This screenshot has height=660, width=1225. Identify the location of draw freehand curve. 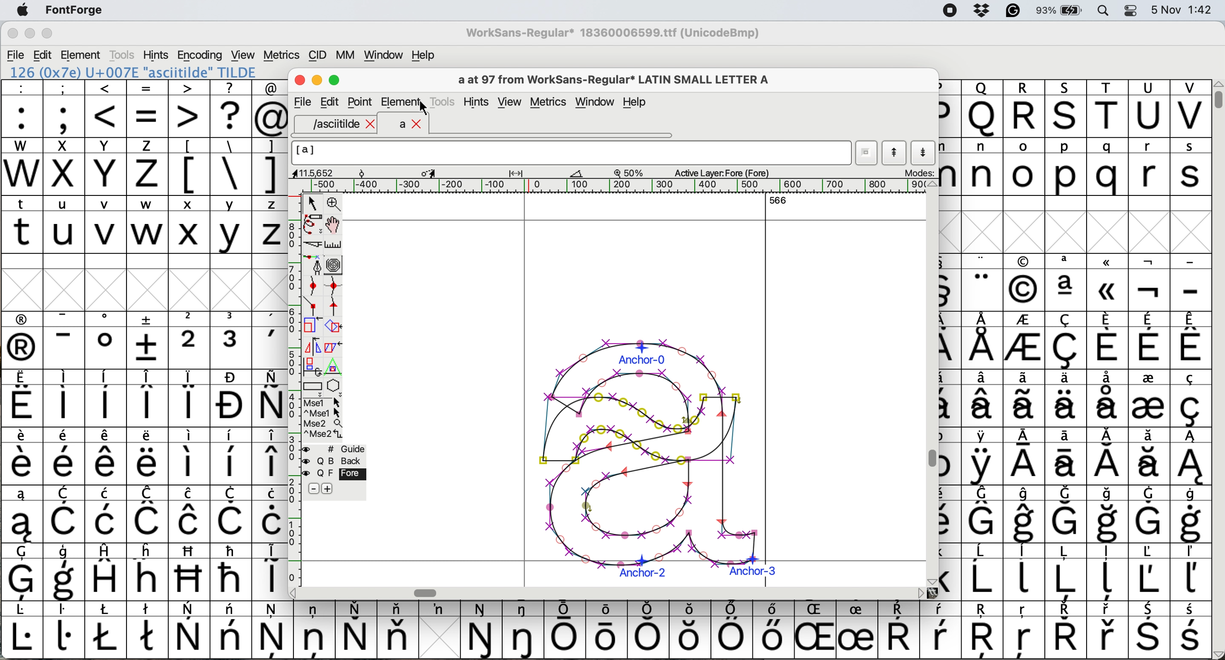
(312, 224).